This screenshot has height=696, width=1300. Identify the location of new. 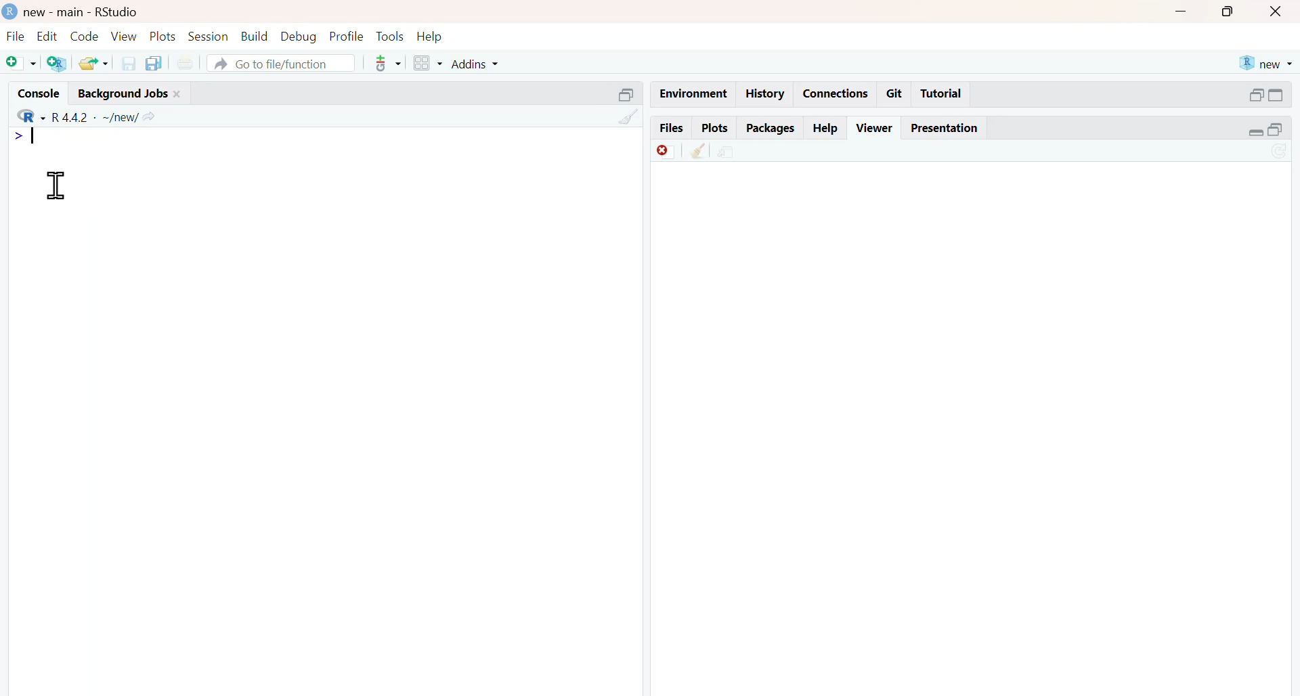
(1266, 63).